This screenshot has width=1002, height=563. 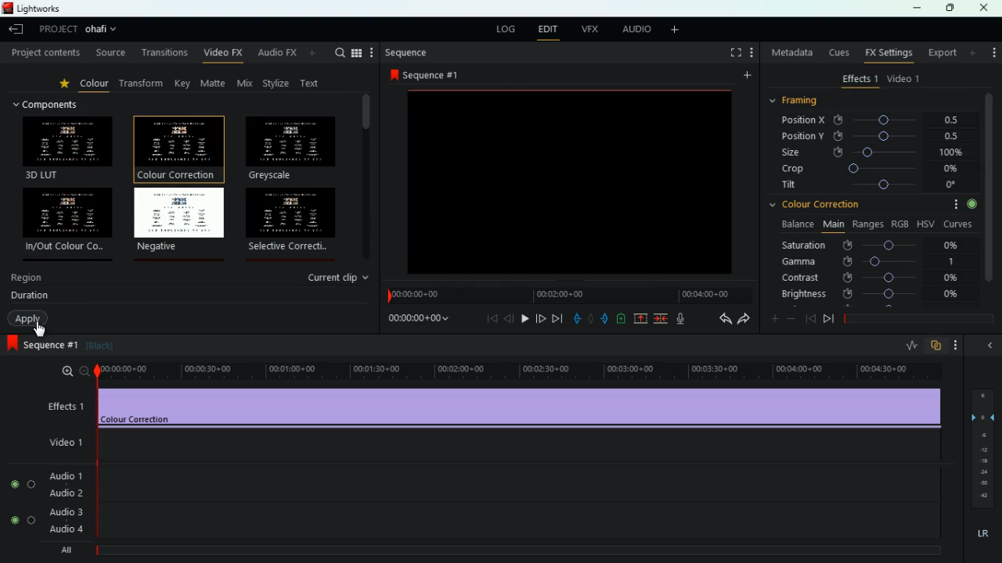 I want to click on advance, so click(x=539, y=317).